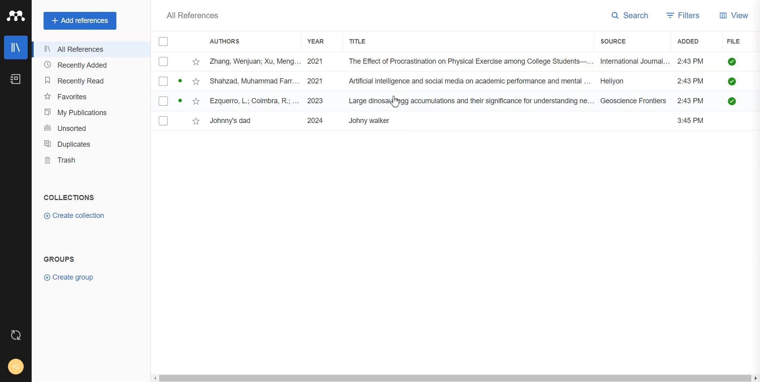 The width and height of the screenshot is (760, 382). What do you see at coordinates (238, 121) in the screenshot?
I see `Johnny's dad` at bounding box center [238, 121].